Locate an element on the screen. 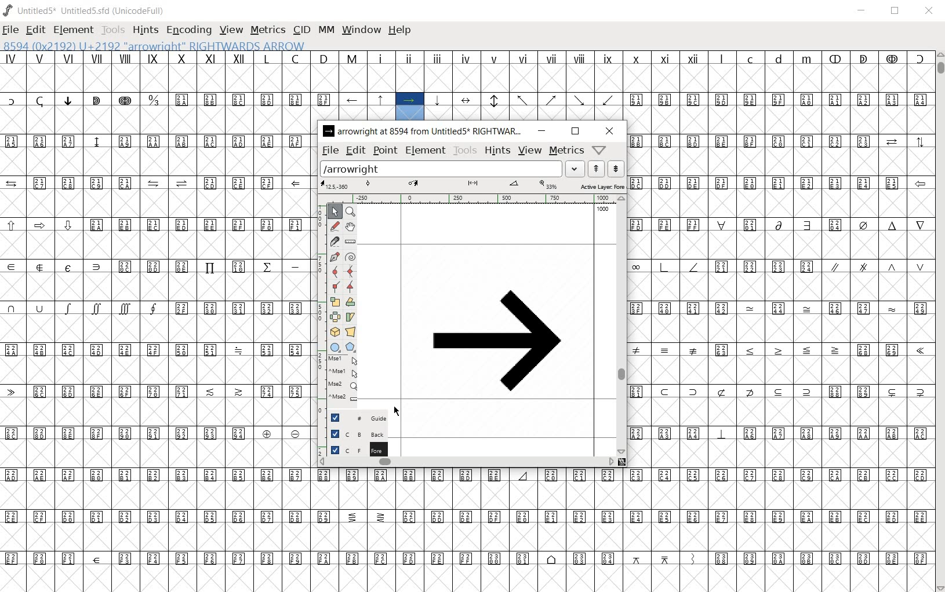 This screenshot has height=592, width=945. Add a corner point is located at coordinates (335, 286).